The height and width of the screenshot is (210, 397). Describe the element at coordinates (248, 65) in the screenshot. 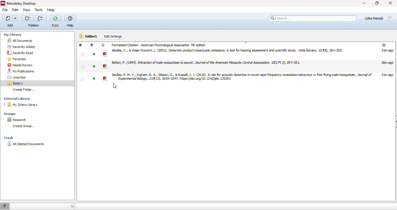

I see `research articles` at that location.